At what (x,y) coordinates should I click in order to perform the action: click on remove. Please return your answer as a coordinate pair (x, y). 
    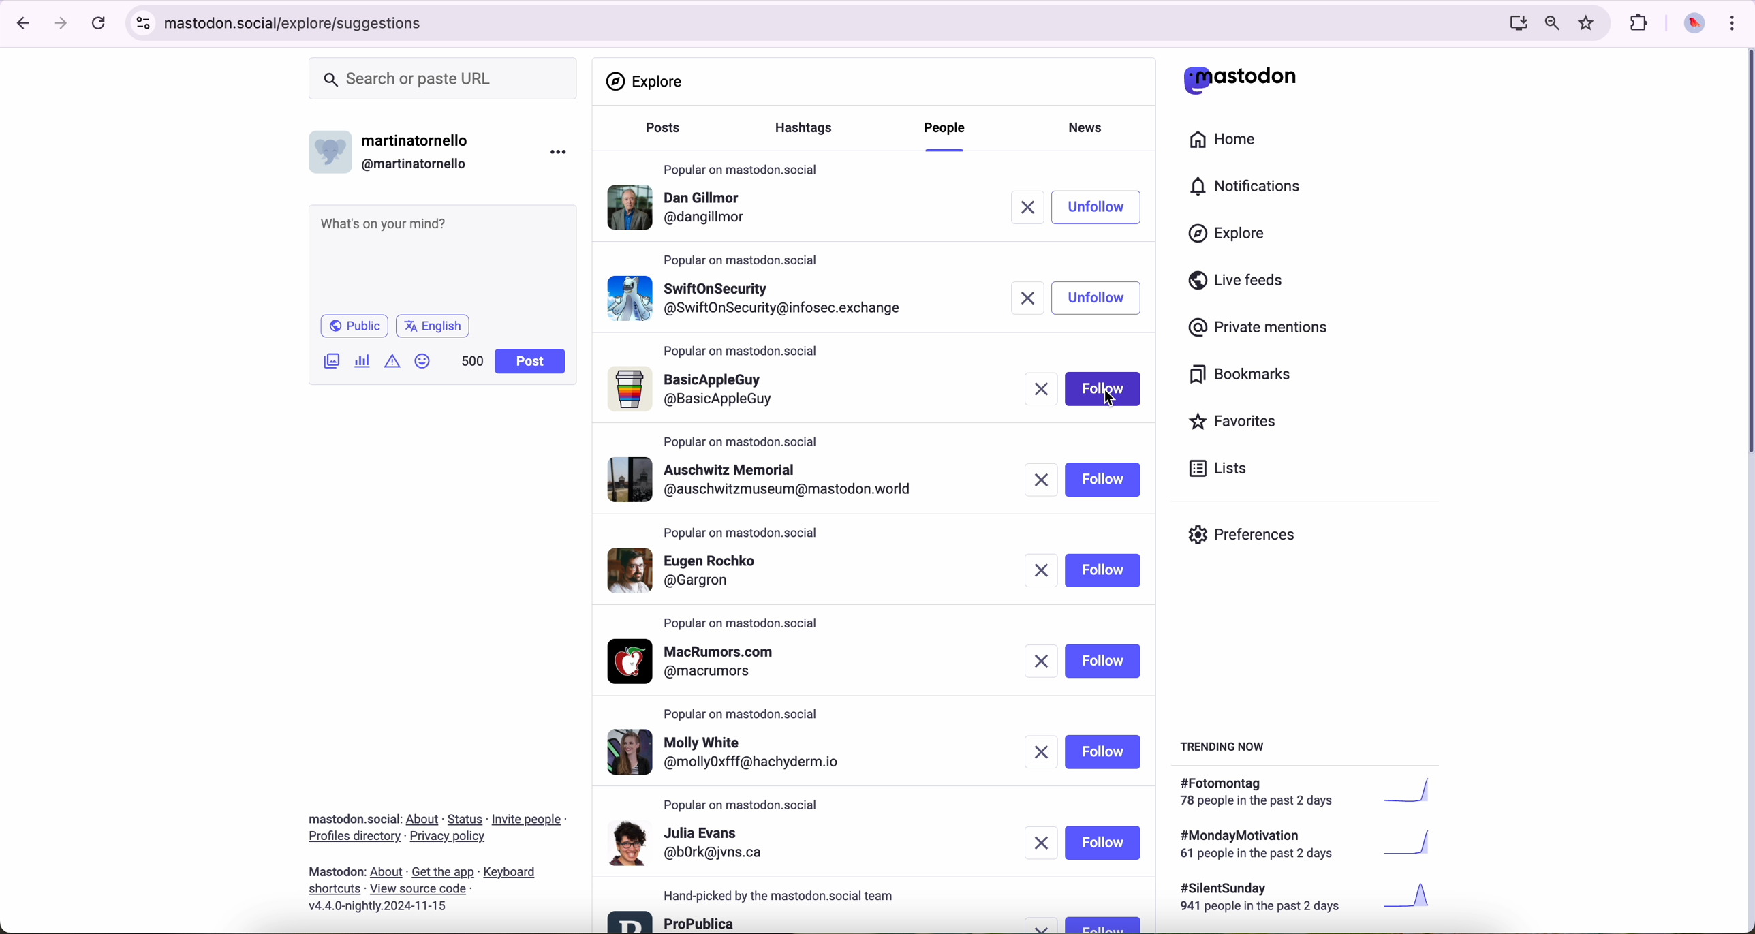
    Looking at the image, I should click on (1040, 480).